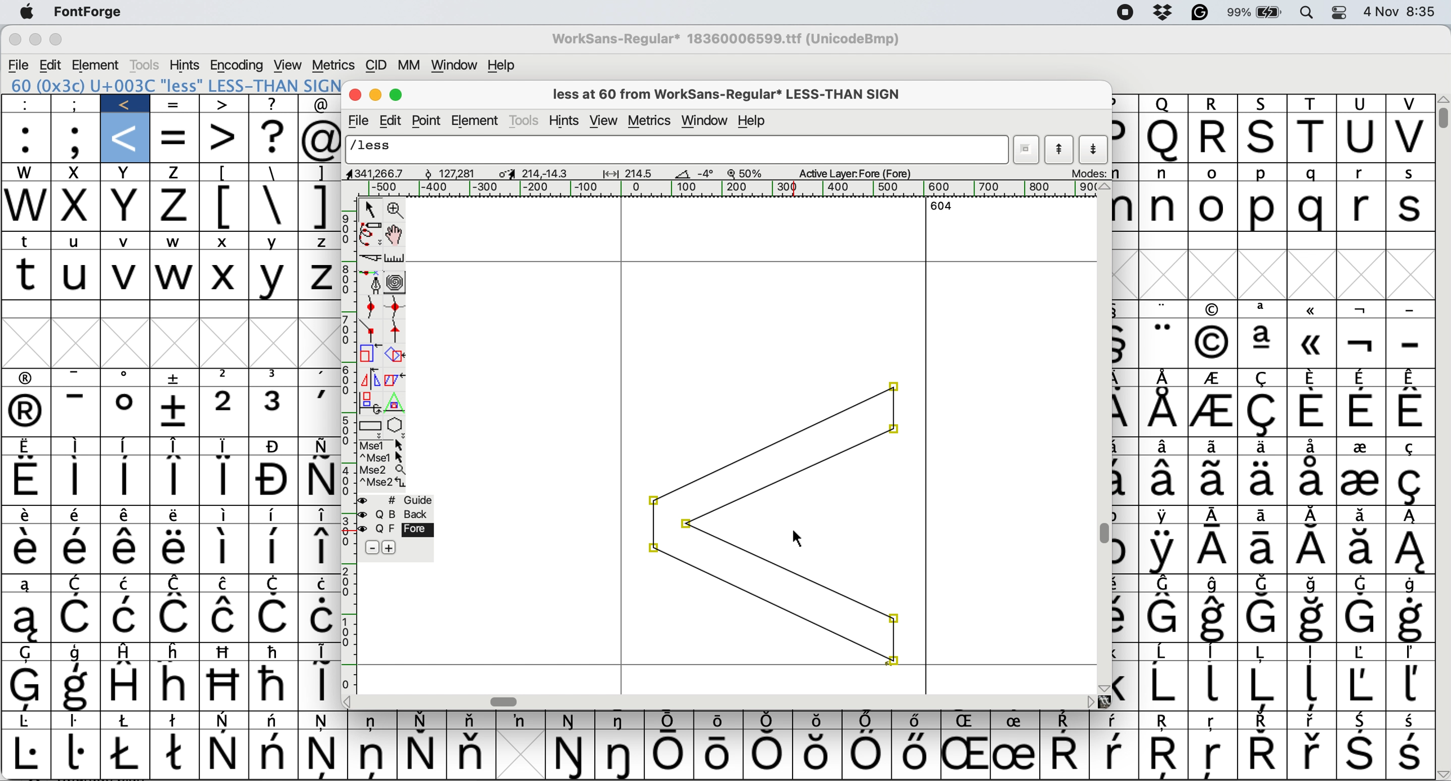 This screenshot has height=781, width=1451. I want to click on x, so click(126, 173).